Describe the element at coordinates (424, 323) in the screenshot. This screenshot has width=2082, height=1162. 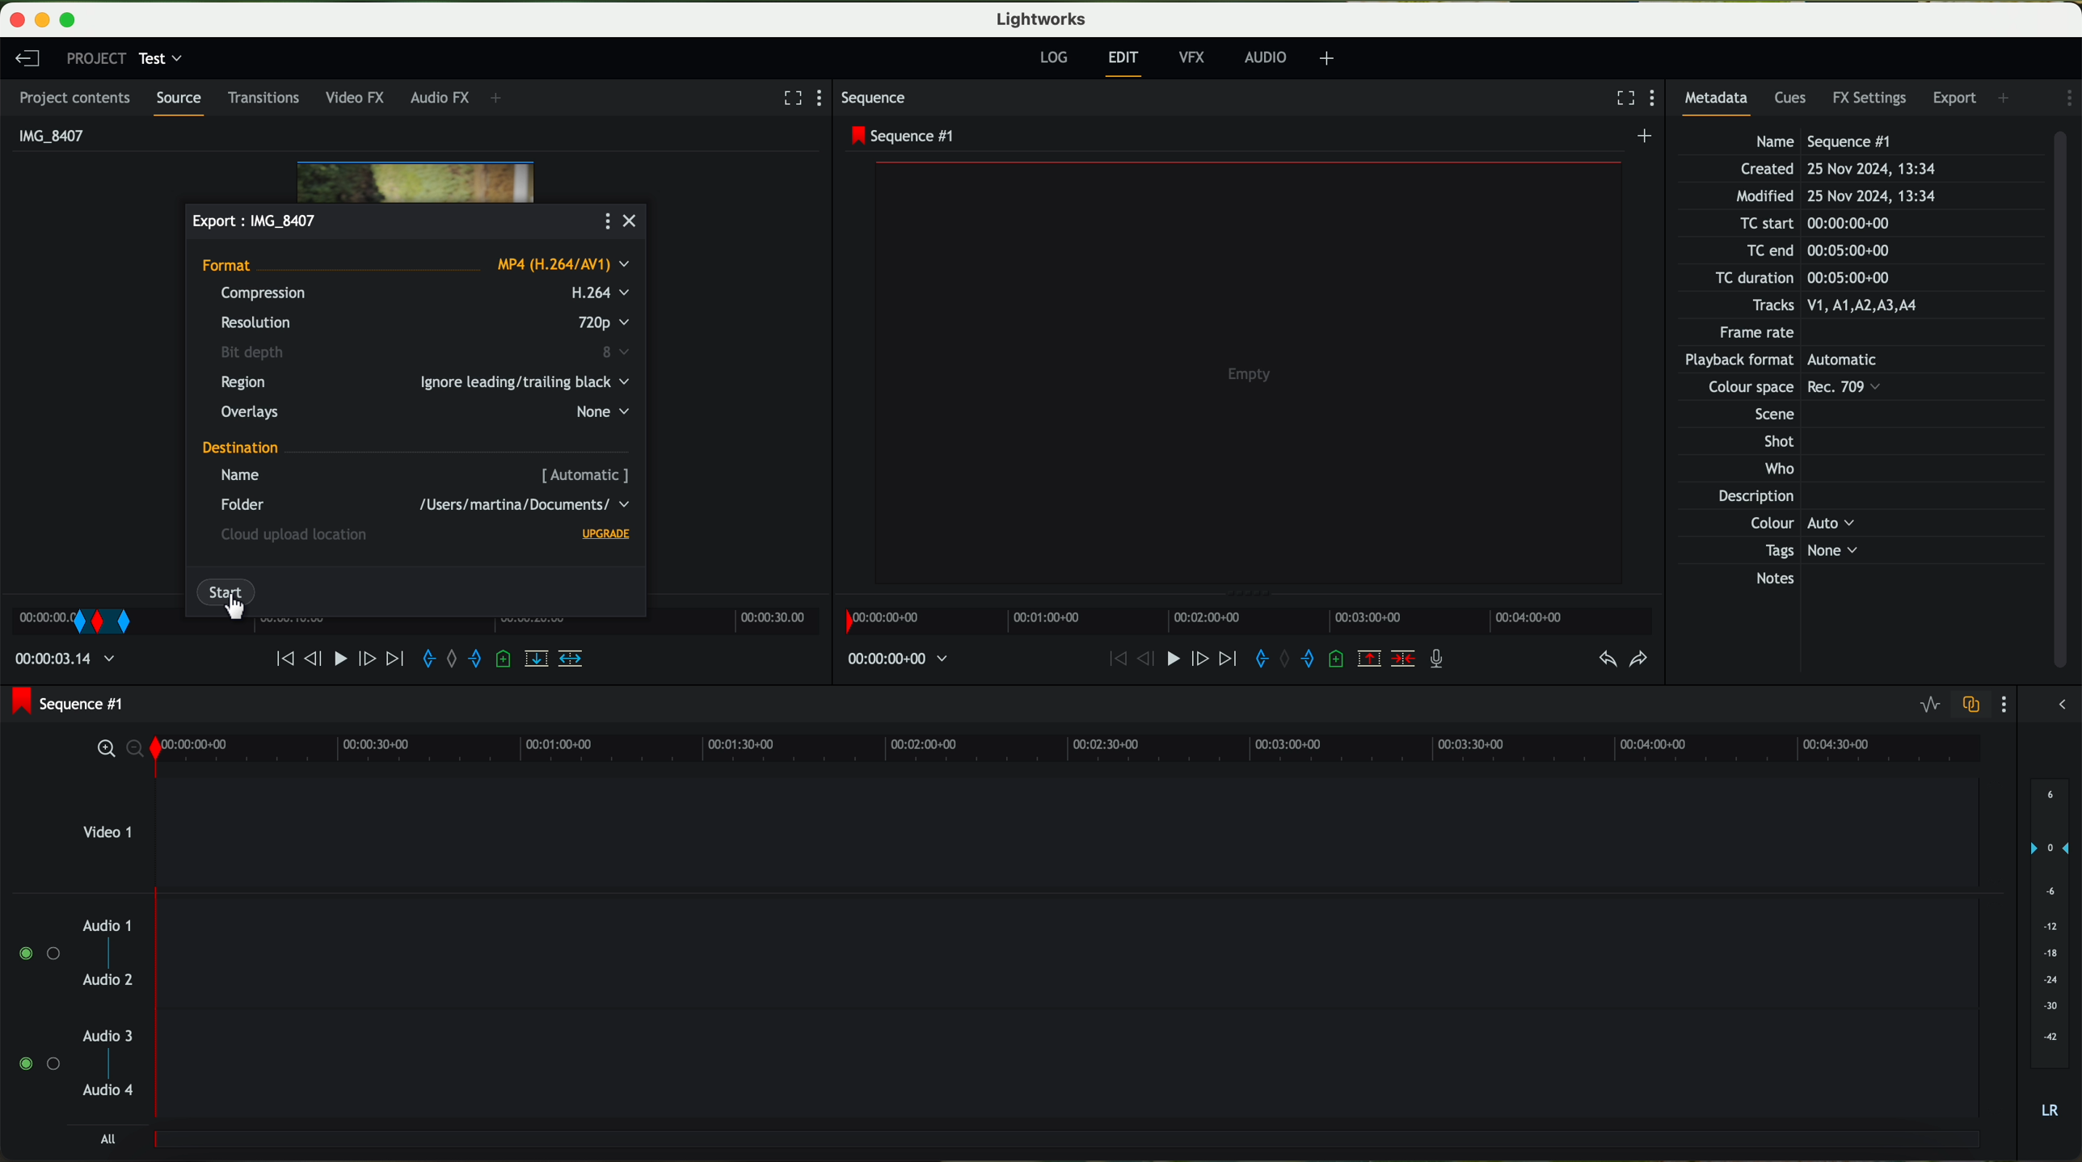
I see `resolution` at that location.